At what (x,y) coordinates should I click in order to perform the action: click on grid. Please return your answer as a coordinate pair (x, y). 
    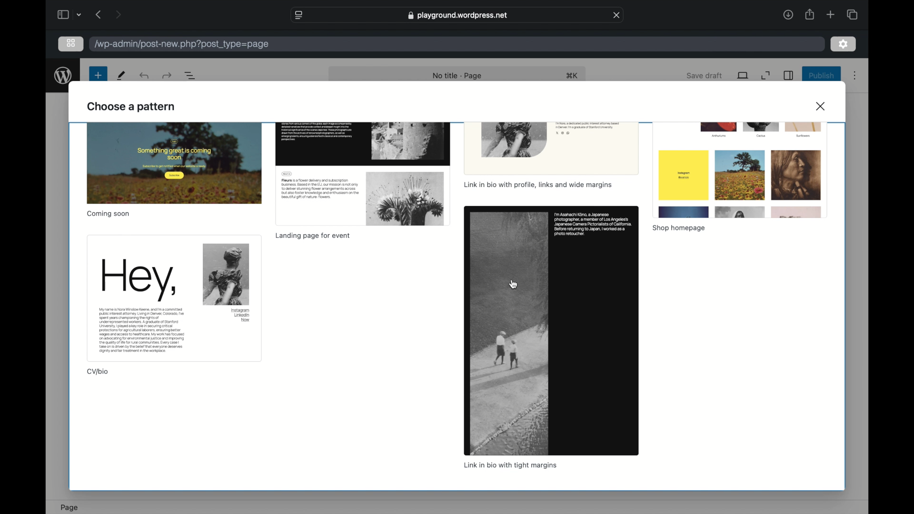
    Looking at the image, I should click on (70, 43).